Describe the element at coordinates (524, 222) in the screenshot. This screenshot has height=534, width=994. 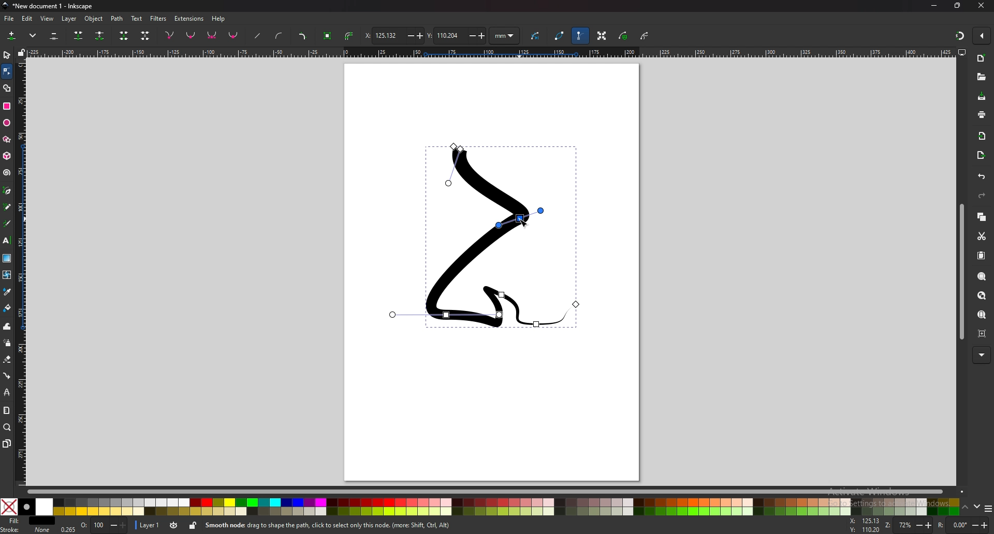
I see `cursor` at that location.